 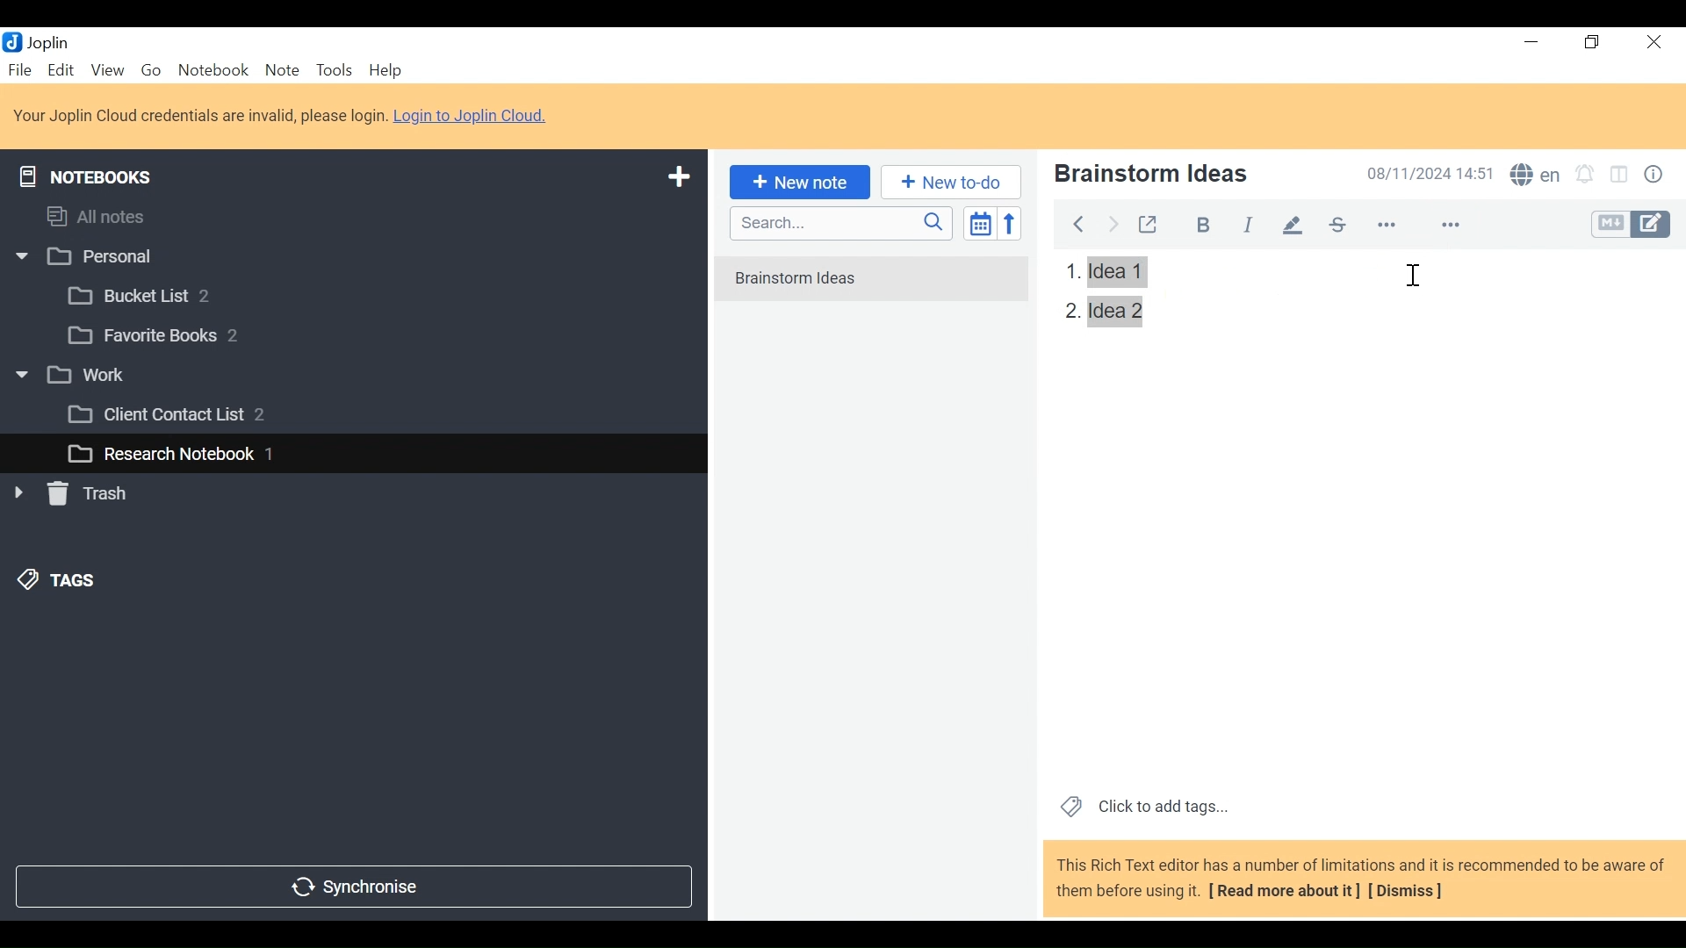 I want to click on [3 Client Contact List 2, so click(x=192, y=419).